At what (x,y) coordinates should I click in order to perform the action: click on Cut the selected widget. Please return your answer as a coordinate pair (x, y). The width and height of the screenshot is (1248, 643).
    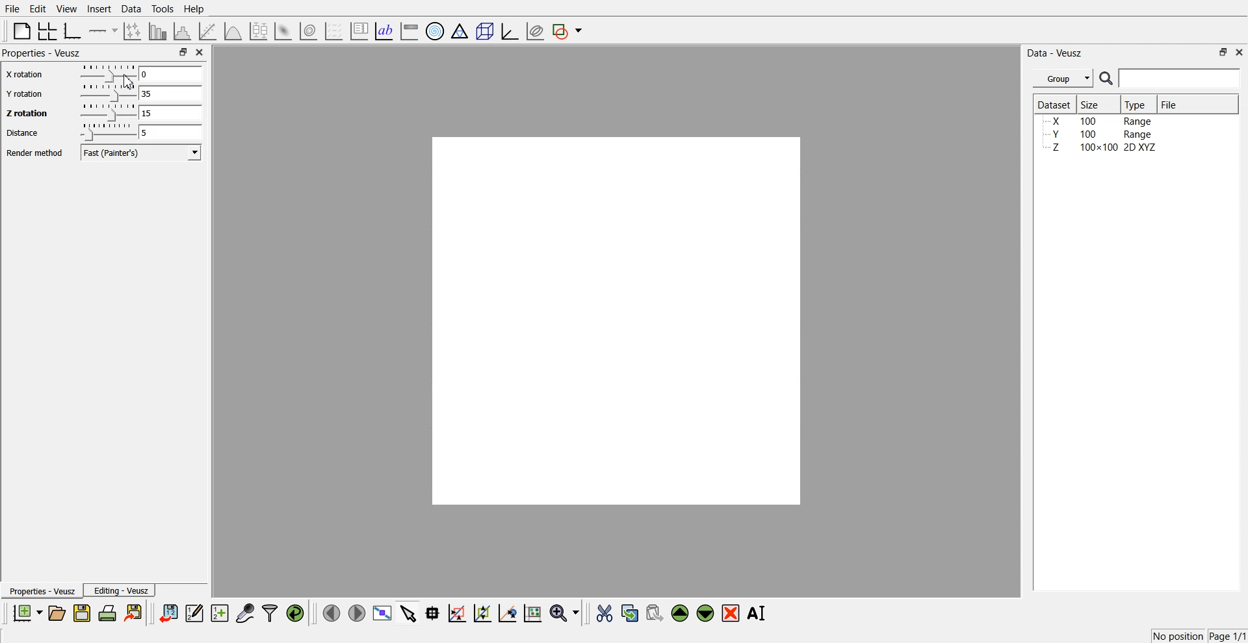
    Looking at the image, I should click on (604, 614).